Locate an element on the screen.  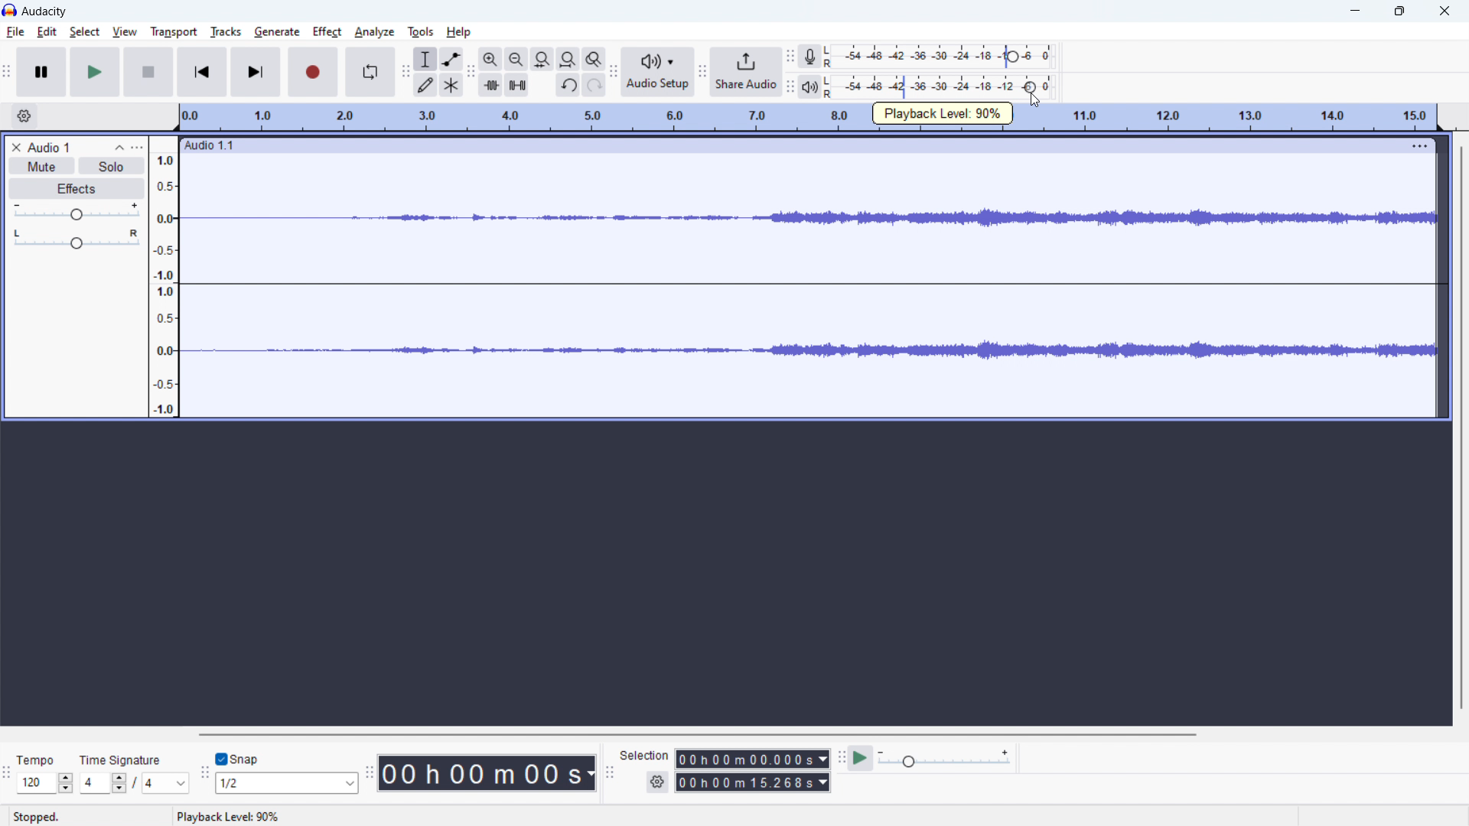
selection tool is located at coordinates (426, 58).